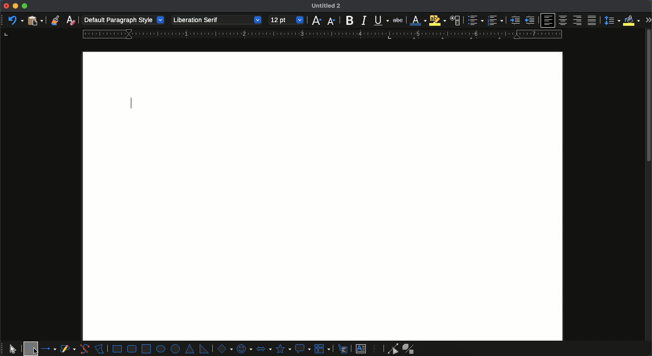 This screenshot has height=356, width=652. I want to click on block arrows, so click(264, 348).